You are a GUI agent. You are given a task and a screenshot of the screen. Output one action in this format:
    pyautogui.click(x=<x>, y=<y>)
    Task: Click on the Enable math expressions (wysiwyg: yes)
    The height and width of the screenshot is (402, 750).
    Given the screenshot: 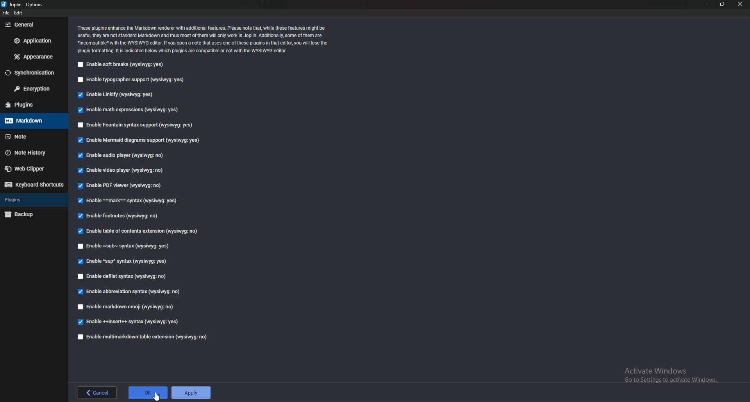 What is the action you would take?
    pyautogui.click(x=129, y=110)
    